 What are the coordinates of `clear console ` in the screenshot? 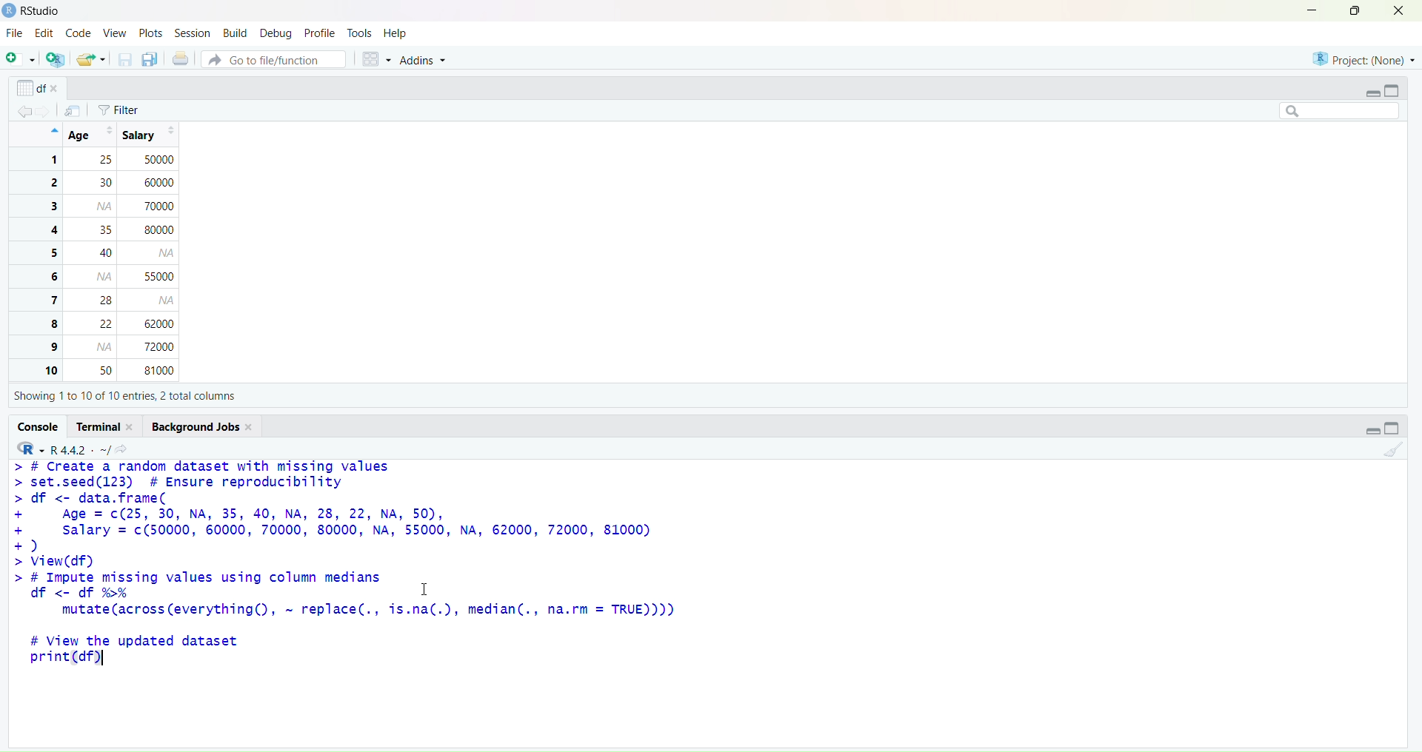 It's located at (1392, 451).